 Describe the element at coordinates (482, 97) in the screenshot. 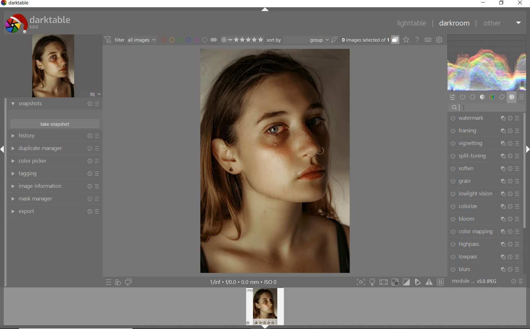

I see `tone` at that location.